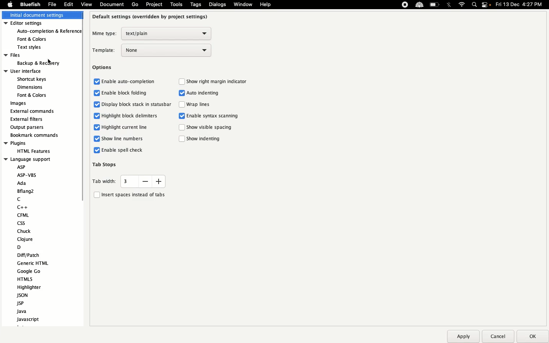 The width and height of the screenshot is (549, 343). Describe the element at coordinates (126, 116) in the screenshot. I see `Highlight block delimiters ` at that location.